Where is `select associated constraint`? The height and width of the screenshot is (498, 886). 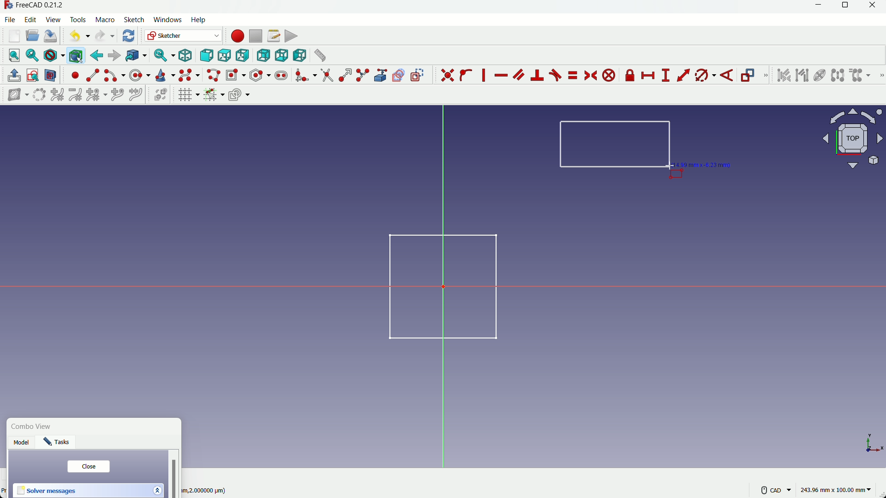 select associated constraint is located at coordinates (783, 75).